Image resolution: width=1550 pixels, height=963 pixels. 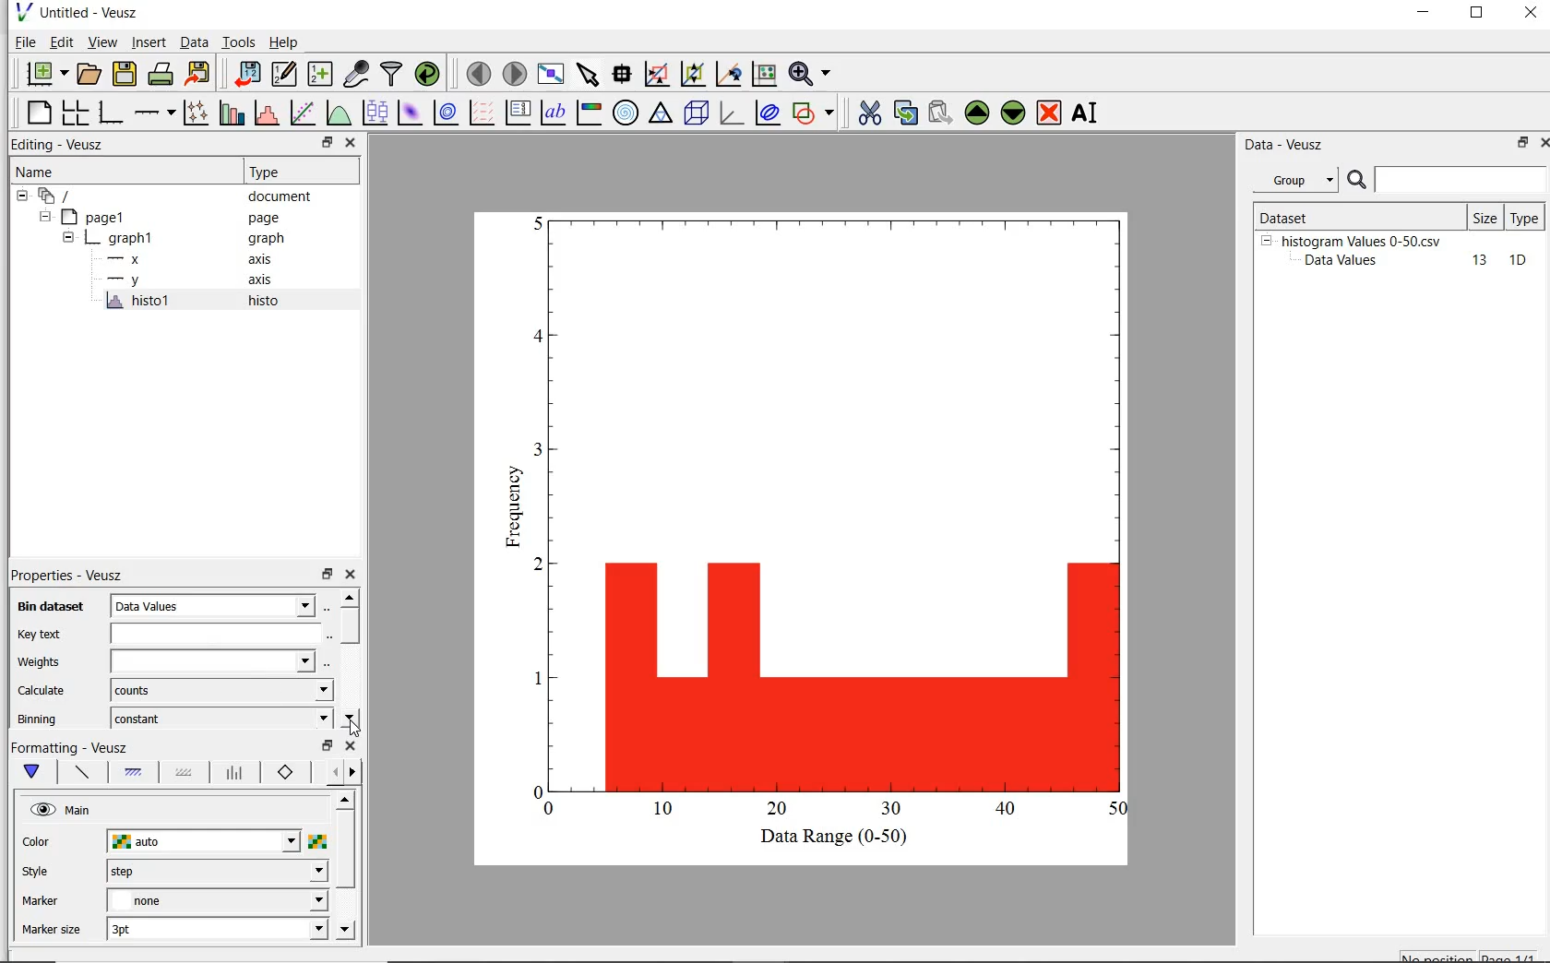 I want to click on cursor, so click(x=354, y=727).